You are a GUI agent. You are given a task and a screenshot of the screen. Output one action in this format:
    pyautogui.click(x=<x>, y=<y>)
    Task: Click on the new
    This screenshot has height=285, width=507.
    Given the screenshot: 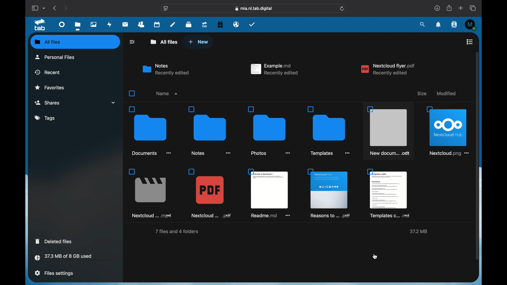 What is the action you would take?
    pyautogui.click(x=198, y=42)
    